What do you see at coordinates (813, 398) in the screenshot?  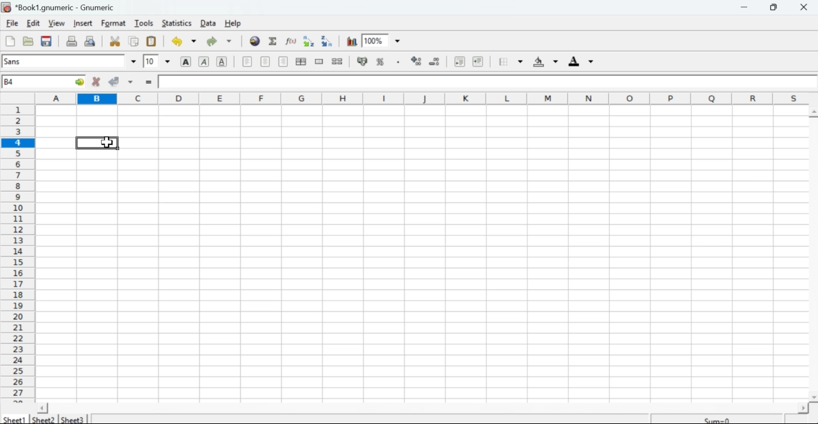 I see `scroll down` at bounding box center [813, 398].